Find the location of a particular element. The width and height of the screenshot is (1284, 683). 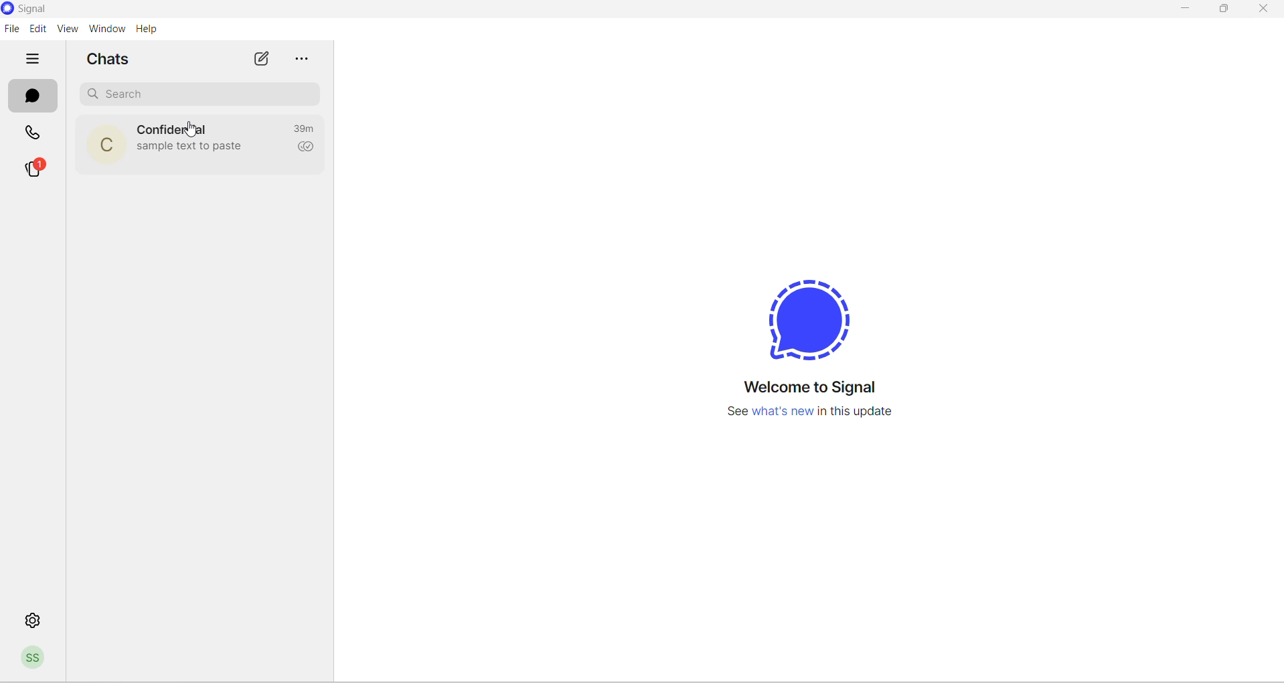

maximize is located at coordinates (1222, 13).